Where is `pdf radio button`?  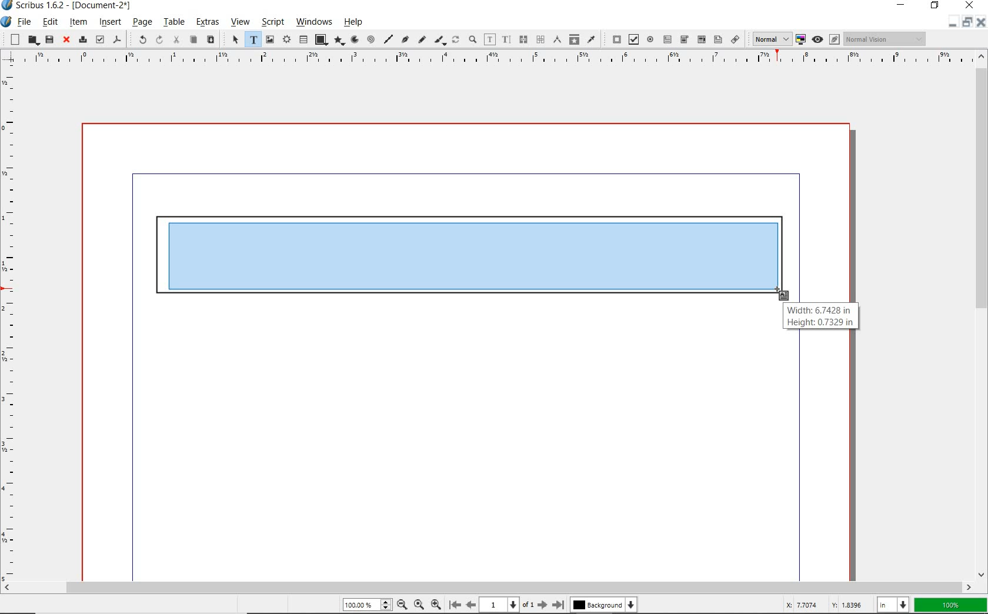
pdf radio button is located at coordinates (650, 39).